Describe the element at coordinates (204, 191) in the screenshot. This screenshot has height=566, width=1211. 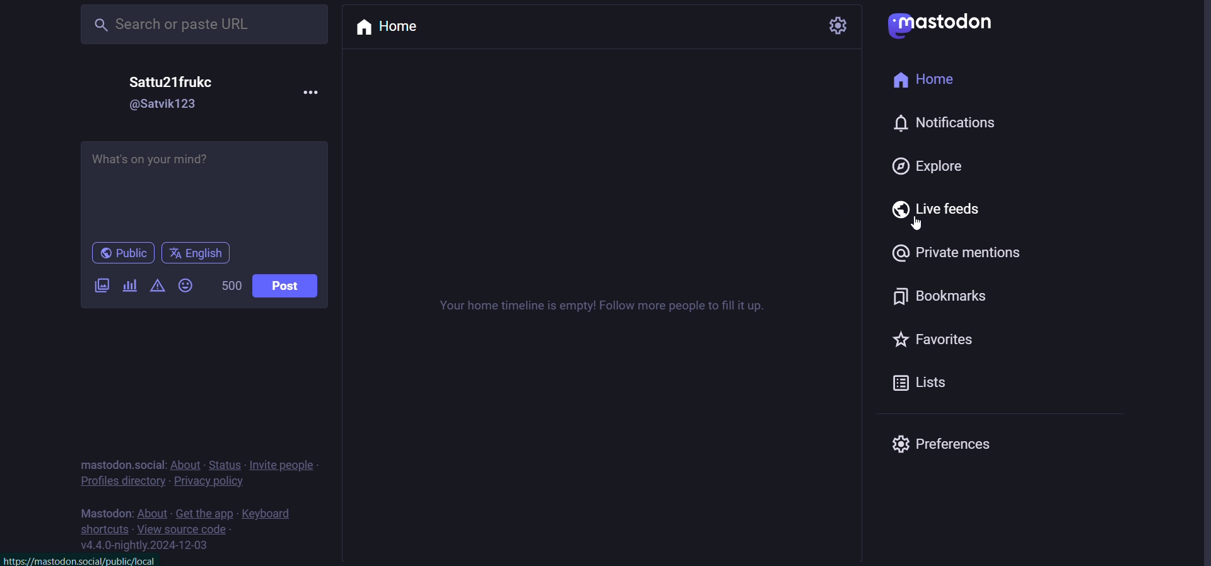
I see `What's on your mind?` at that location.